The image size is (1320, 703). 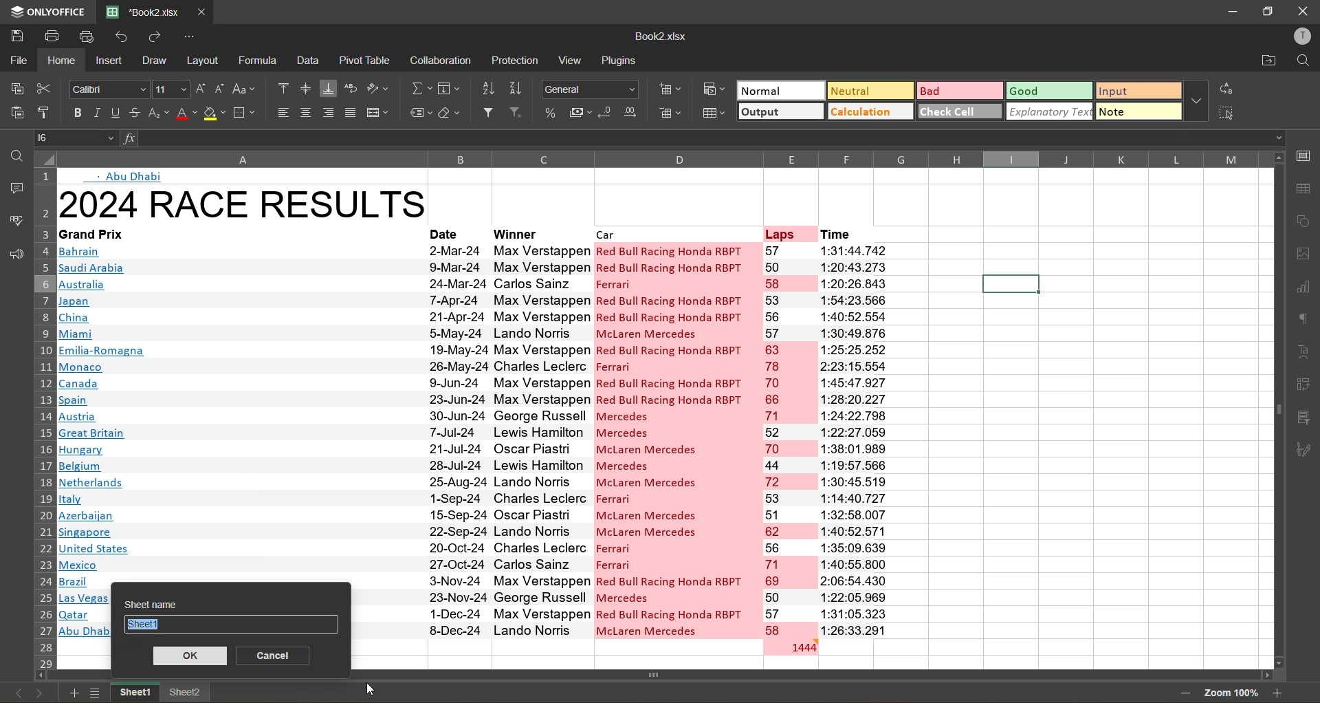 I want to click on scroll bar, so click(x=1275, y=360).